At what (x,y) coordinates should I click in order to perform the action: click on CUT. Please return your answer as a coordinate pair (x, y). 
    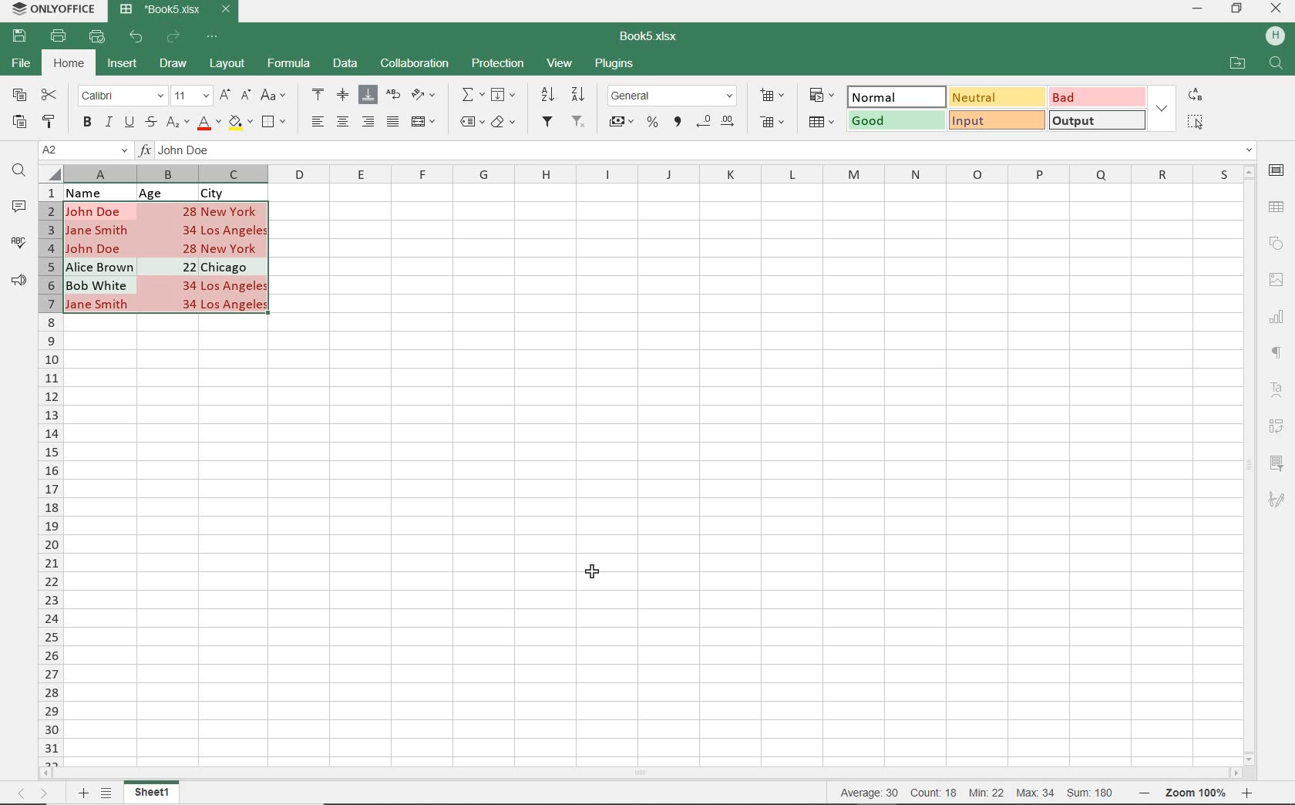
    Looking at the image, I should click on (50, 95).